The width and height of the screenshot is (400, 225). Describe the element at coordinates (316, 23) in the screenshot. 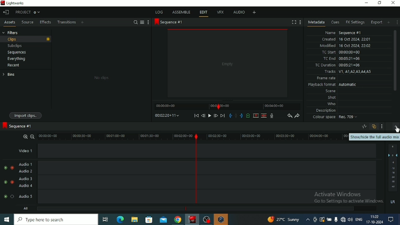

I see `Metadata` at that location.